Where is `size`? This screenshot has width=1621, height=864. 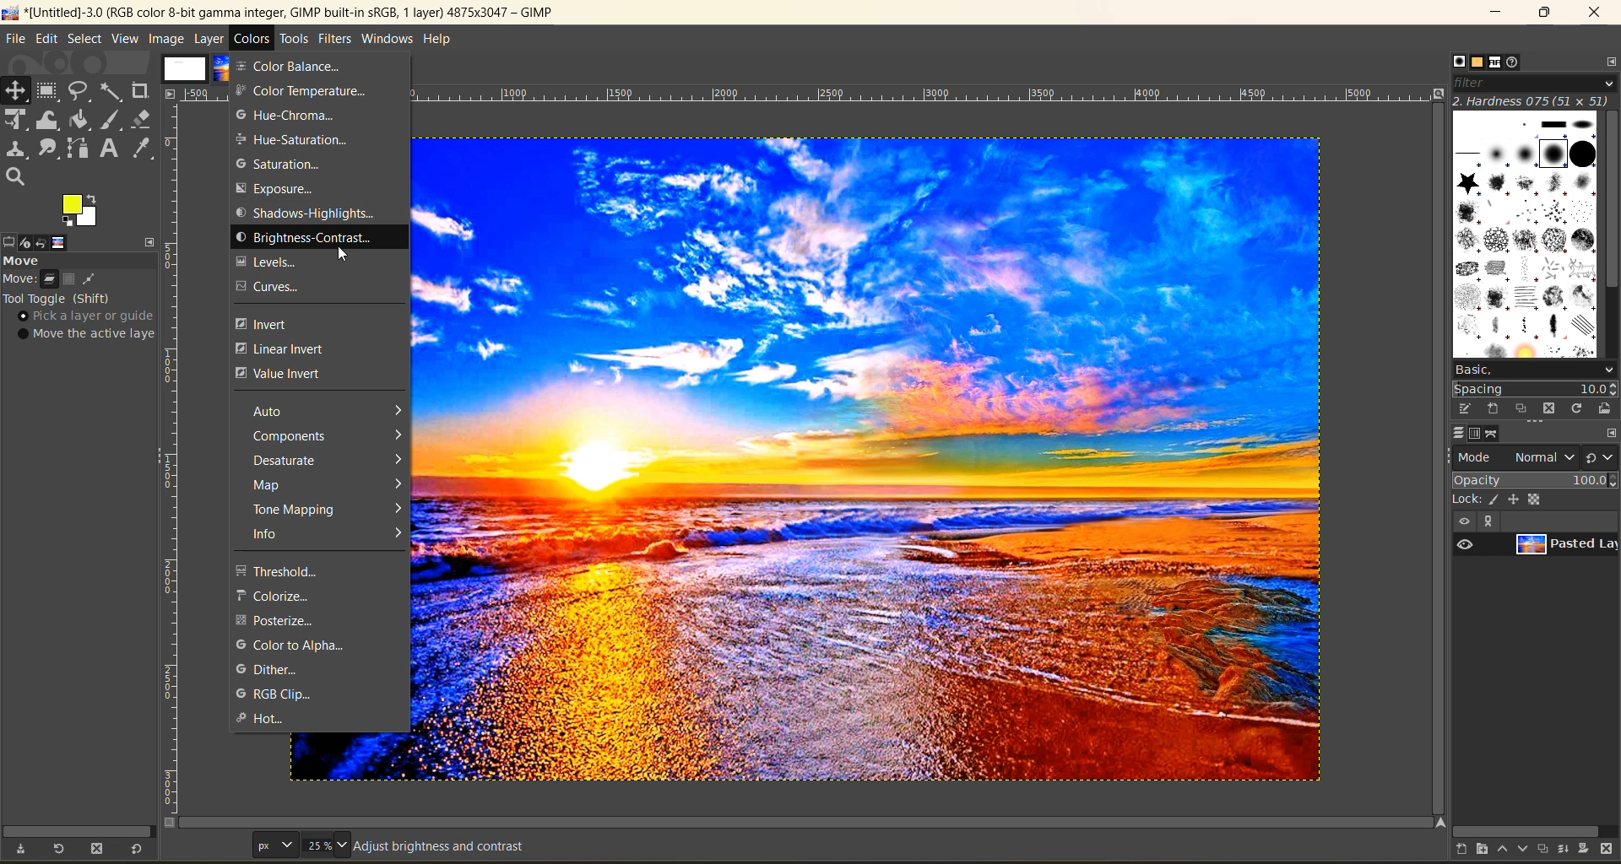 size is located at coordinates (303, 845).